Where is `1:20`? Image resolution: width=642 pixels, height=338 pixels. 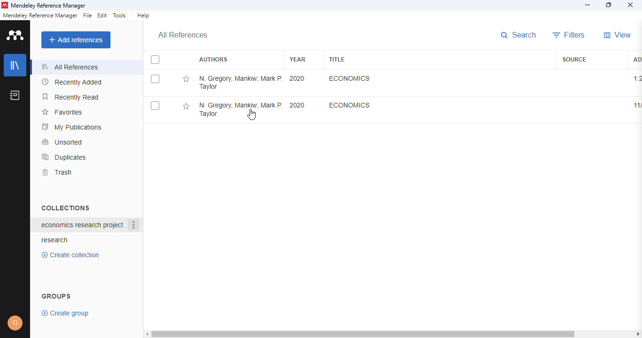 1:20 is located at coordinates (637, 78).